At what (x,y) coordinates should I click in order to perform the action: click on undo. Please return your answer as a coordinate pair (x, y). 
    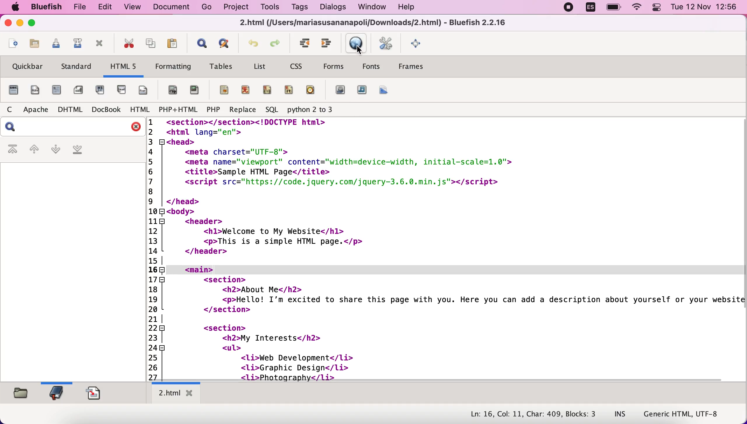
    Looking at the image, I should click on (251, 44).